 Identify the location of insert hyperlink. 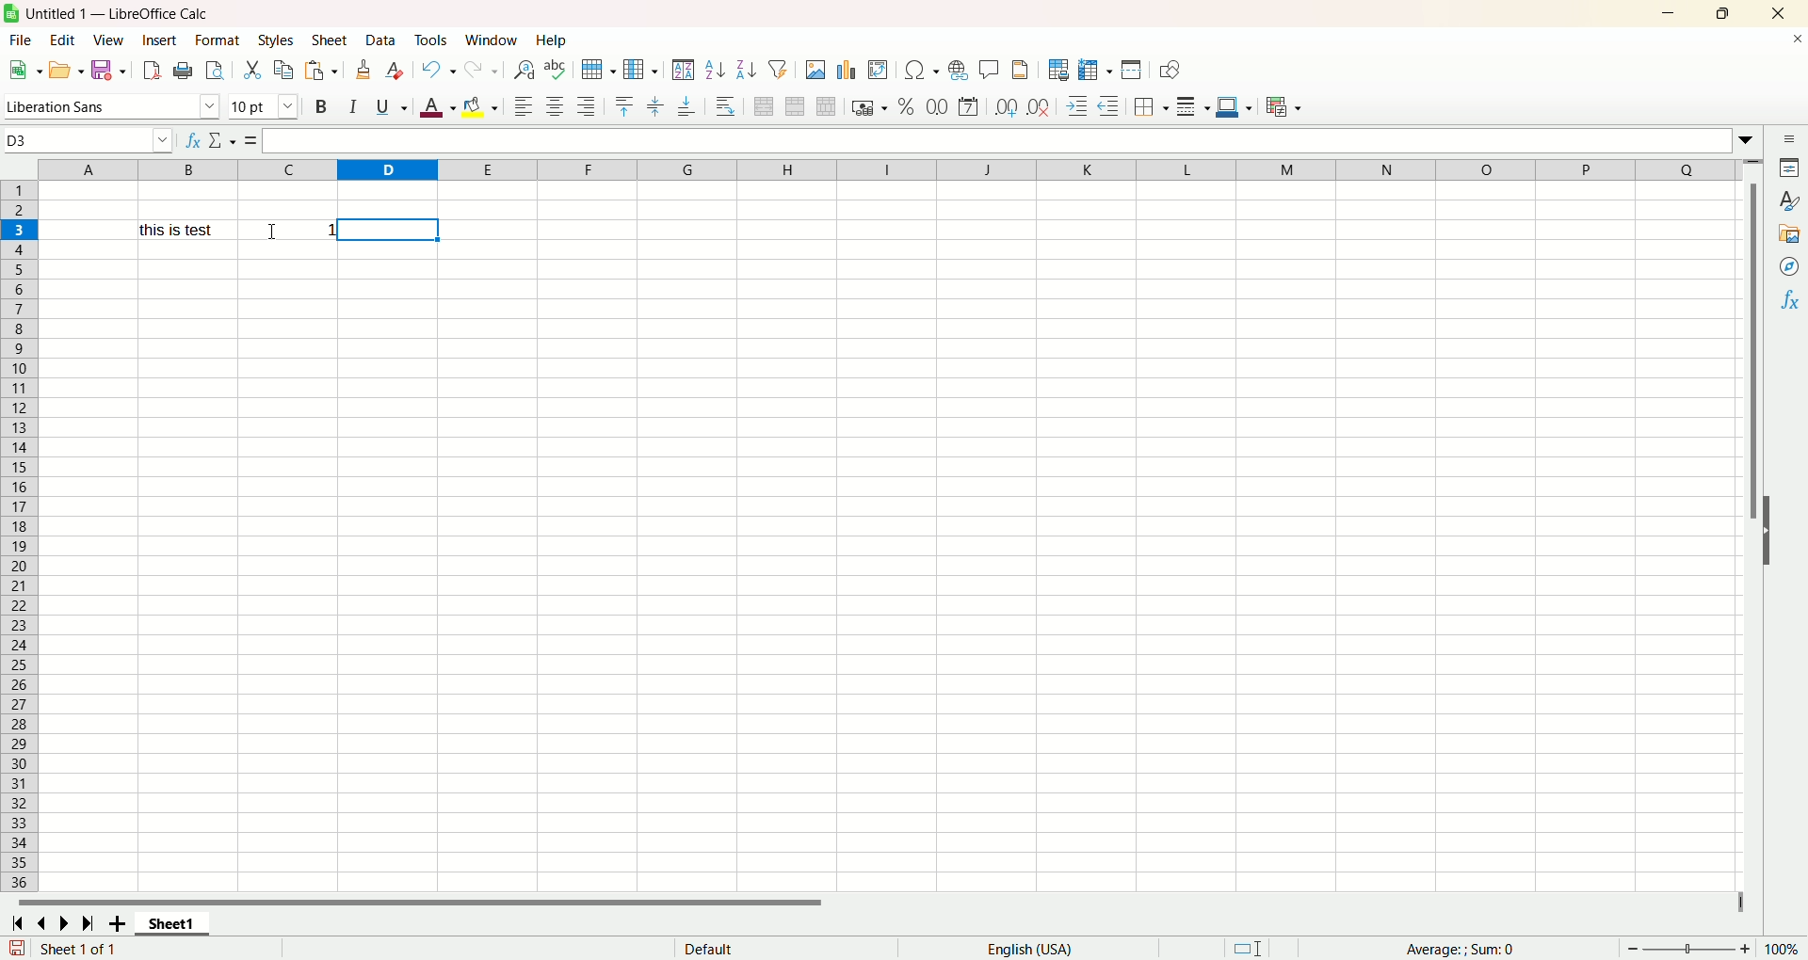
(958, 70).